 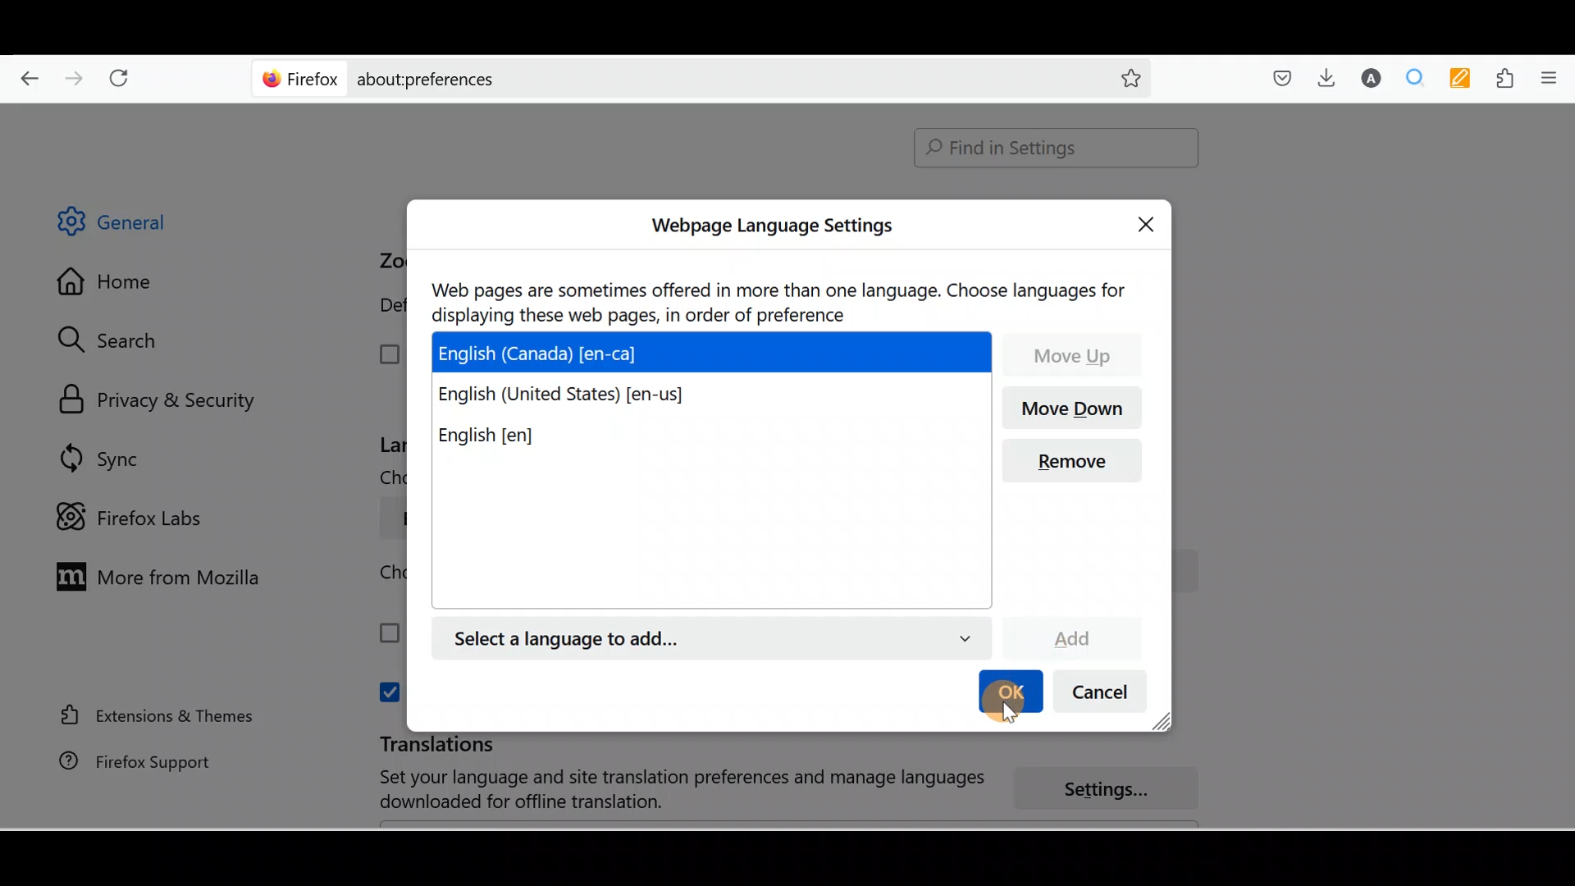 I want to click on Home, so click(x=117, y=285).